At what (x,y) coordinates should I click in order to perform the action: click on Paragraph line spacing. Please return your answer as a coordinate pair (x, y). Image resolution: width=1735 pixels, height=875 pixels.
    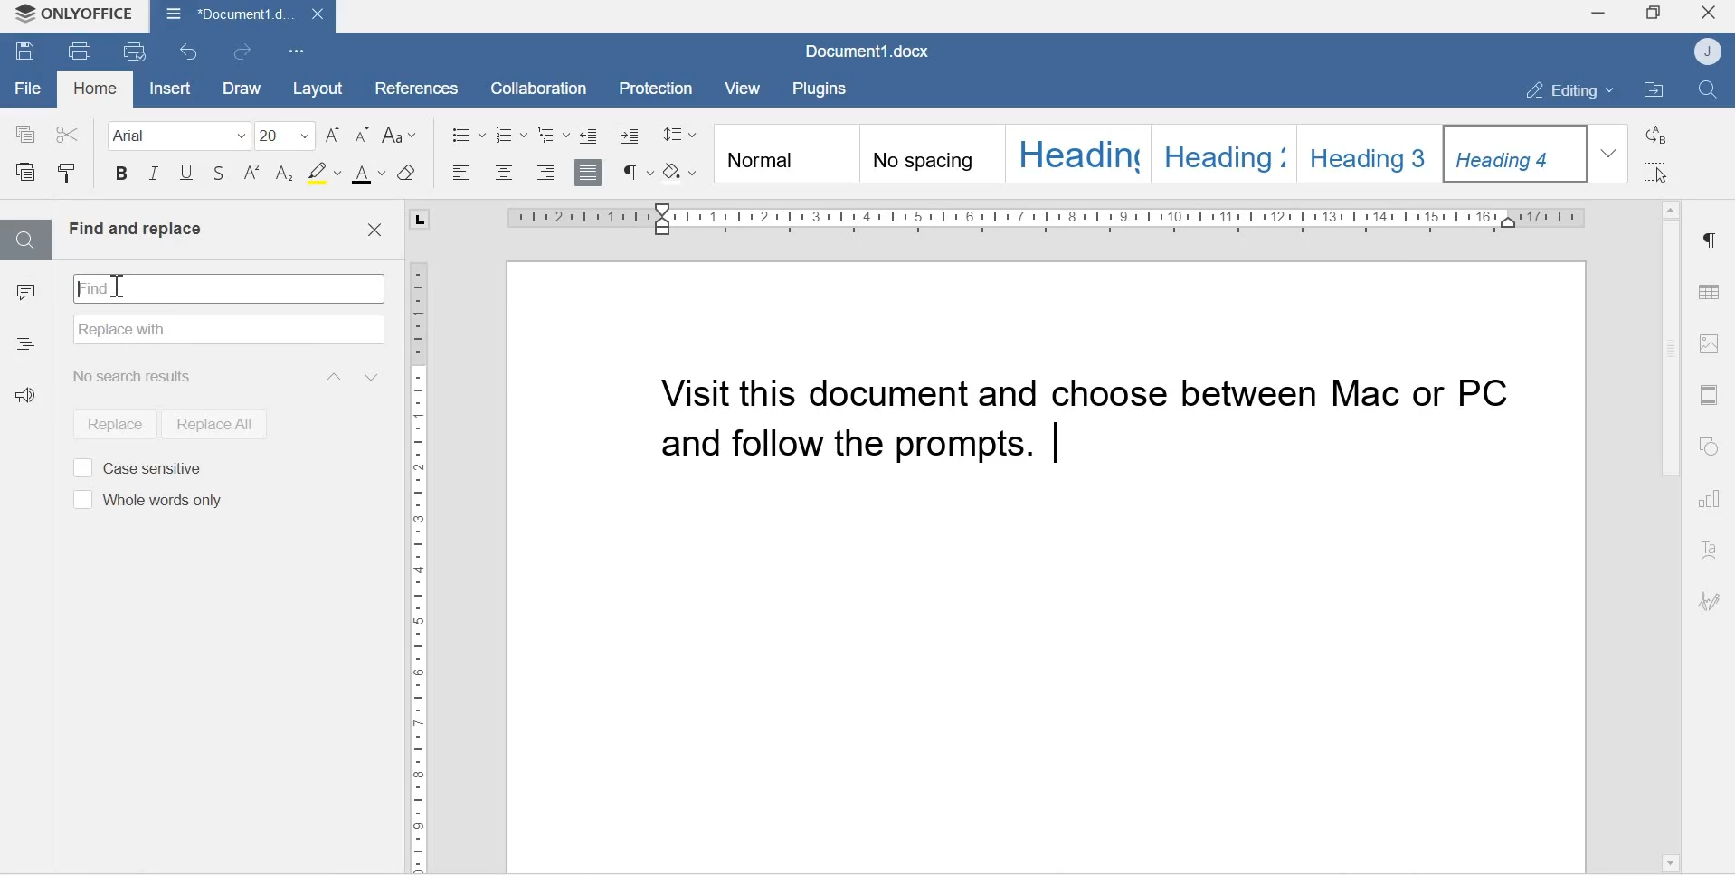
    Looking at the image, I should click on (679, 131).